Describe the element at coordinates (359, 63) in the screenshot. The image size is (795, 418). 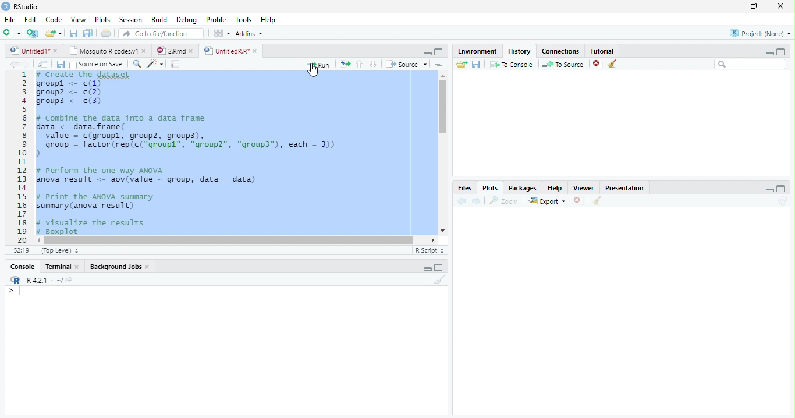
I see `Go to previous section` at that location.